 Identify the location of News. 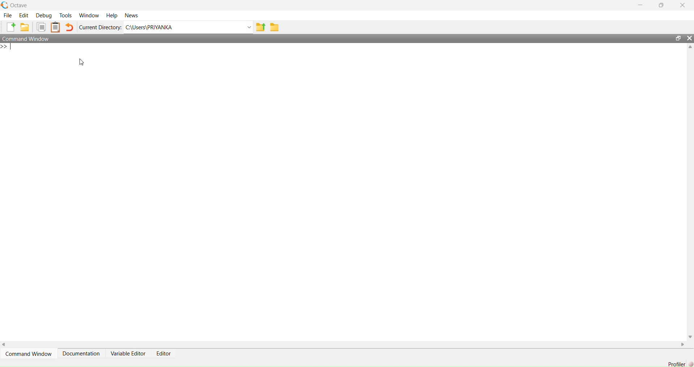
(131, 15).